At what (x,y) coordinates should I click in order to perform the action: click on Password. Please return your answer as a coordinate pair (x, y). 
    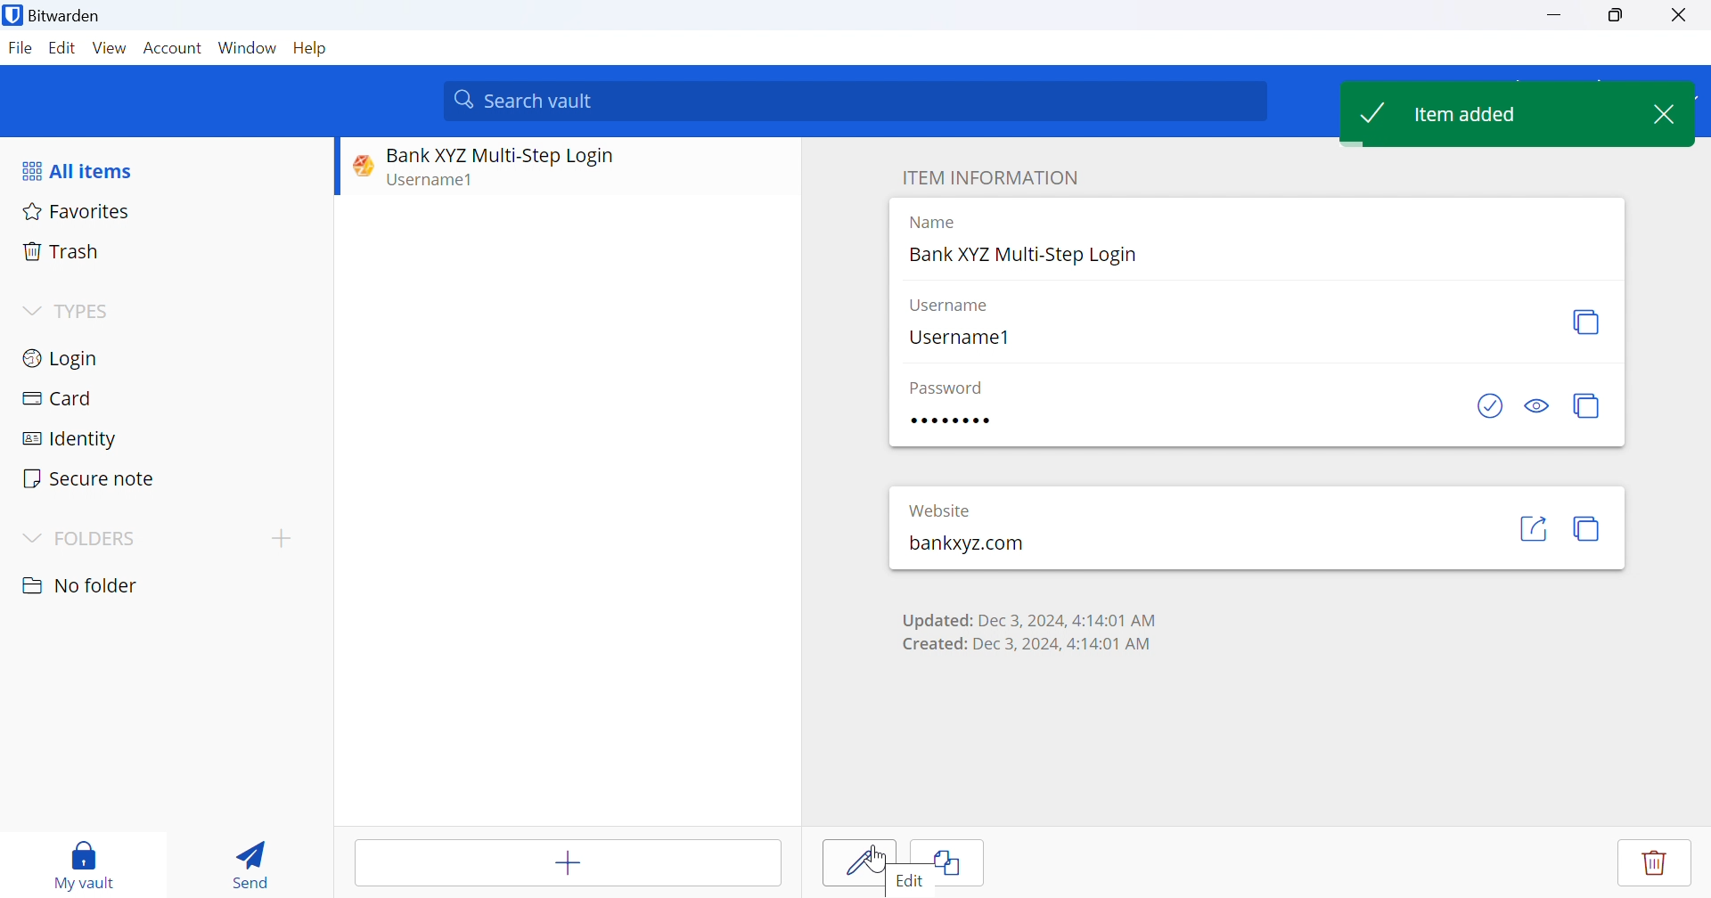
    Looking at the image, I should click on (947, 385).